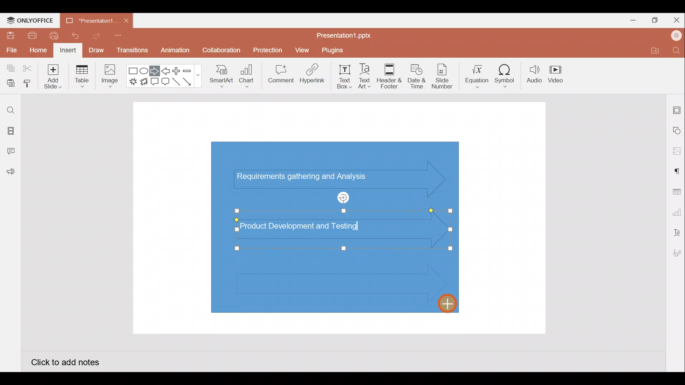  What do you see at coordinates (176, 52) in the screenshot?
I see `Animation` at bounding box center [176, 52].